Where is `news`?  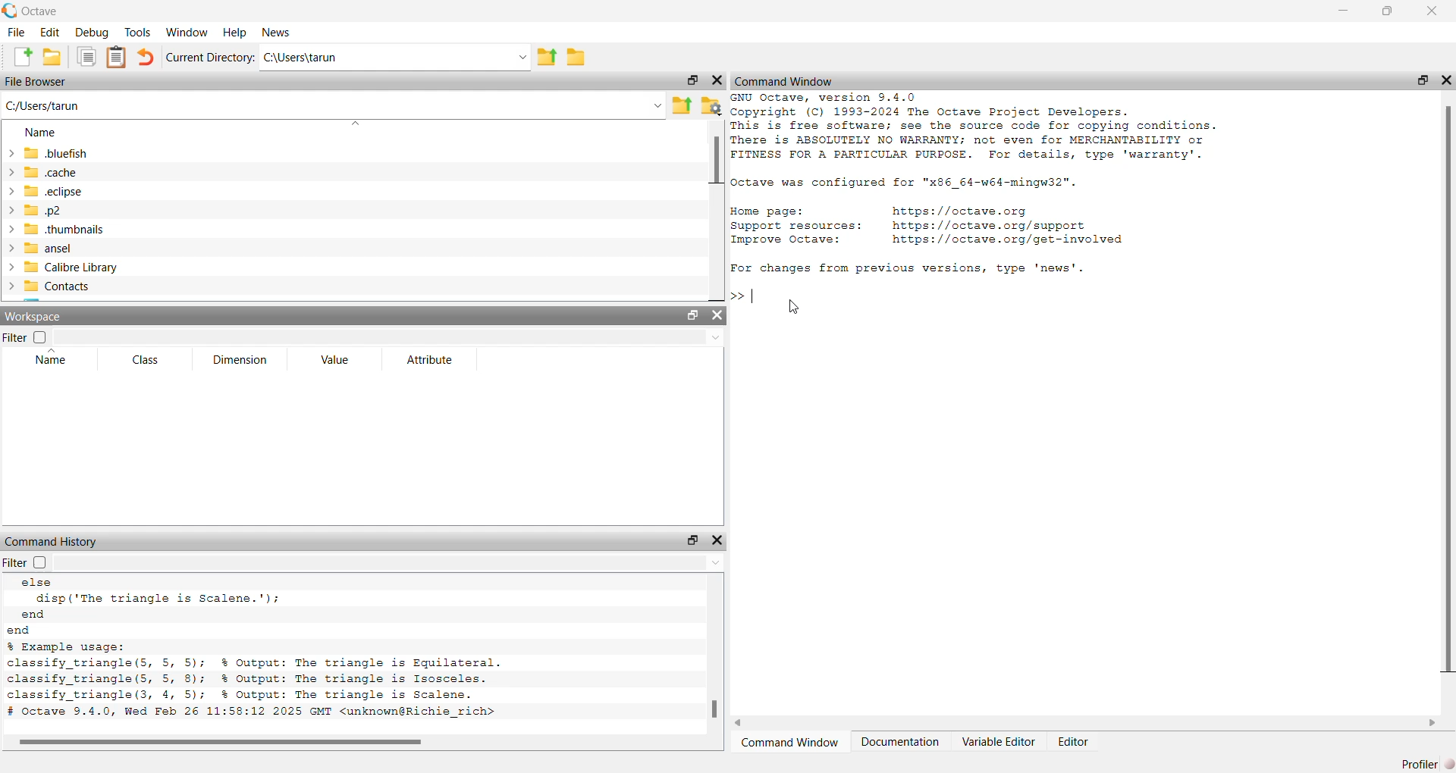 news is located at coordinates (280, 33).